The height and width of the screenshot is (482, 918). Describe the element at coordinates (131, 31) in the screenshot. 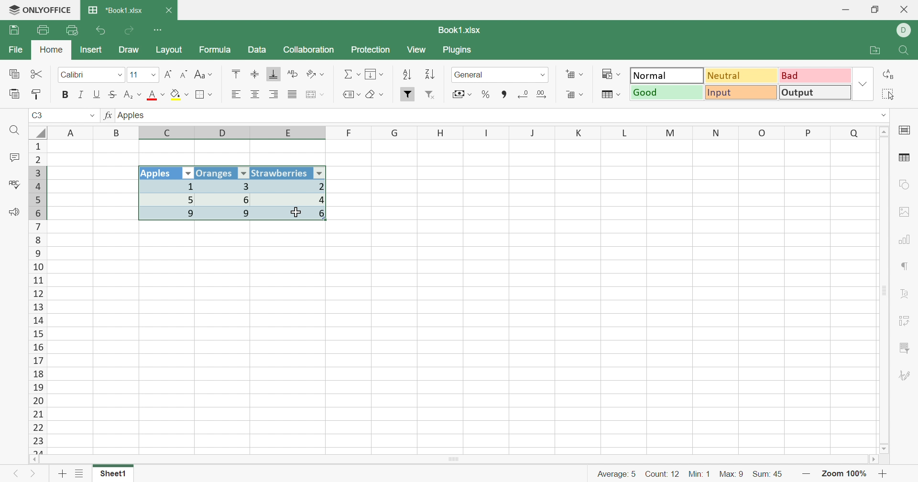

I see `Redo` at that location.